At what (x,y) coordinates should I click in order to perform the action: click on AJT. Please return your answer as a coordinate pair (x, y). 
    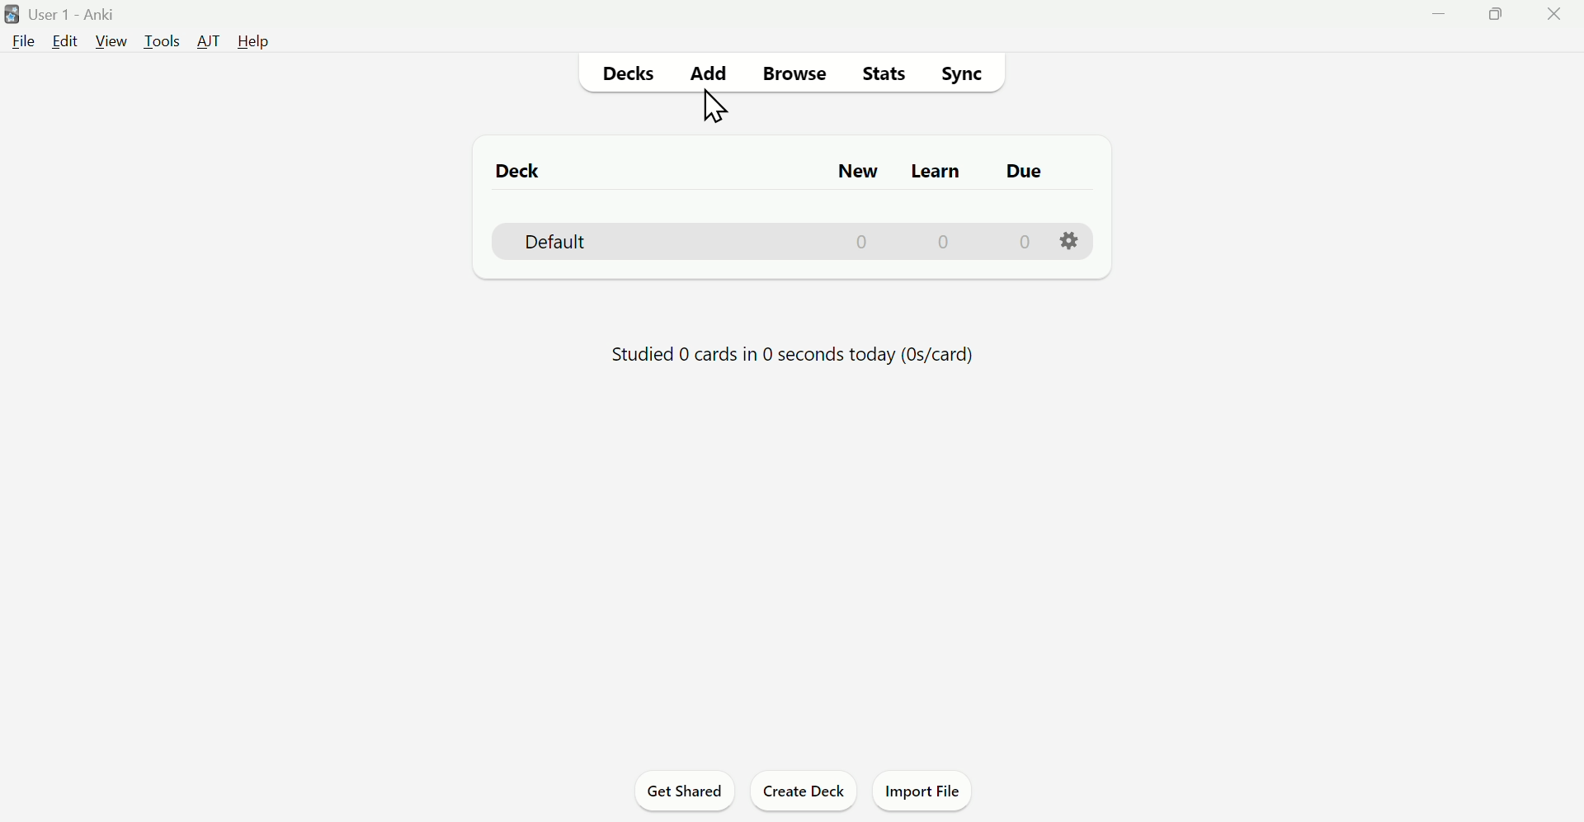
    Looking at the image, I should click on (210, 40).